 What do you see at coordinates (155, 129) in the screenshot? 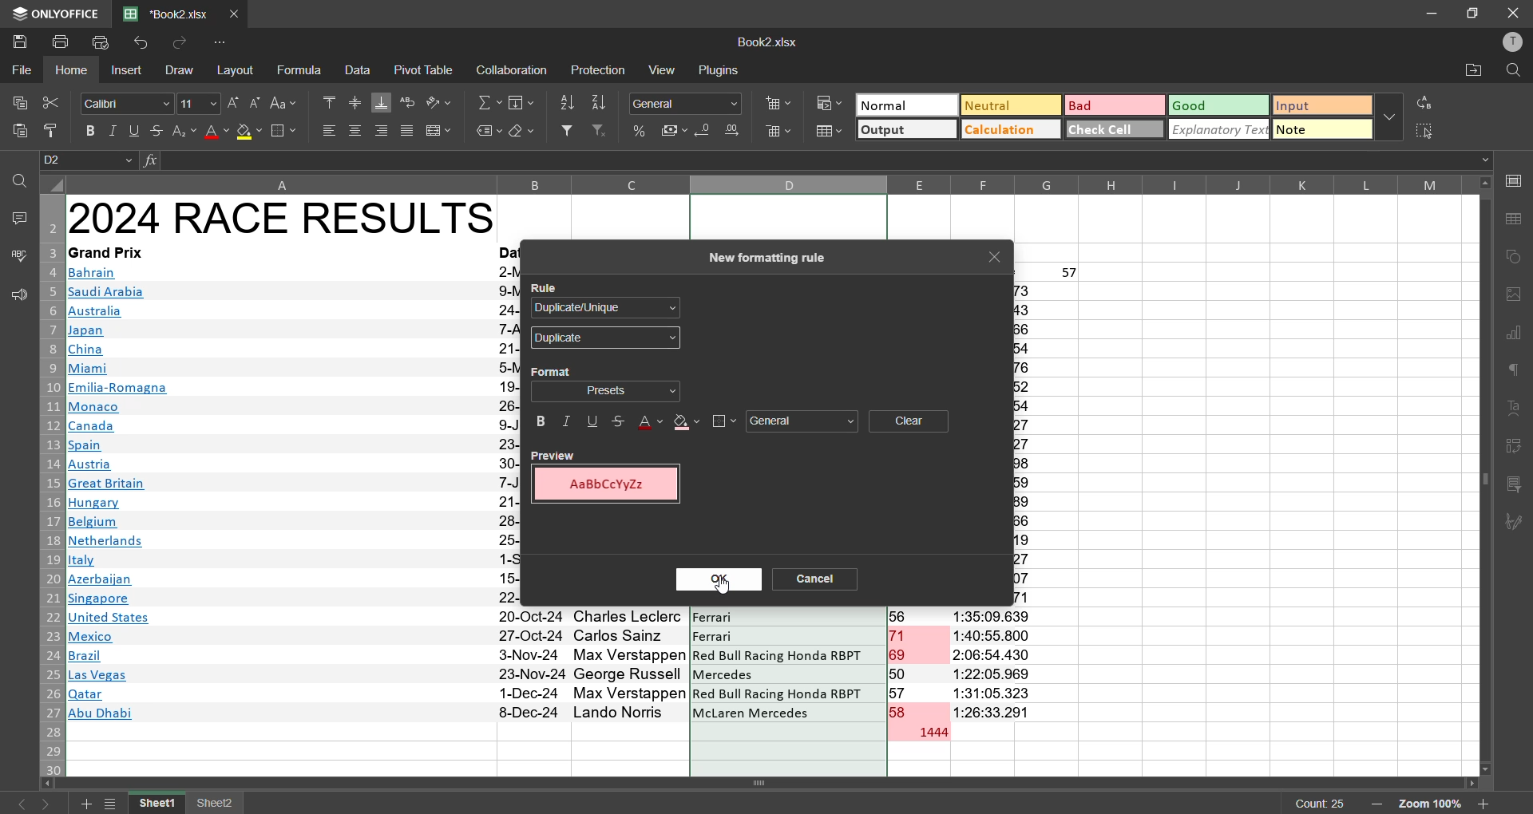
I see `strikethrough` at bounding box center [155, 129].